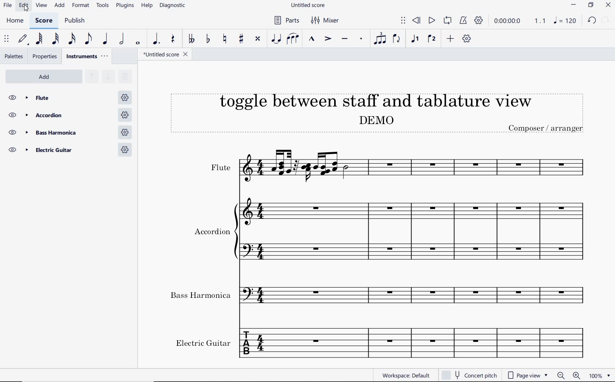 The image size is (615, 382). Describe the element at coordinates (70, 151) in the screenshot. I see `Electric Guitar` at that location.